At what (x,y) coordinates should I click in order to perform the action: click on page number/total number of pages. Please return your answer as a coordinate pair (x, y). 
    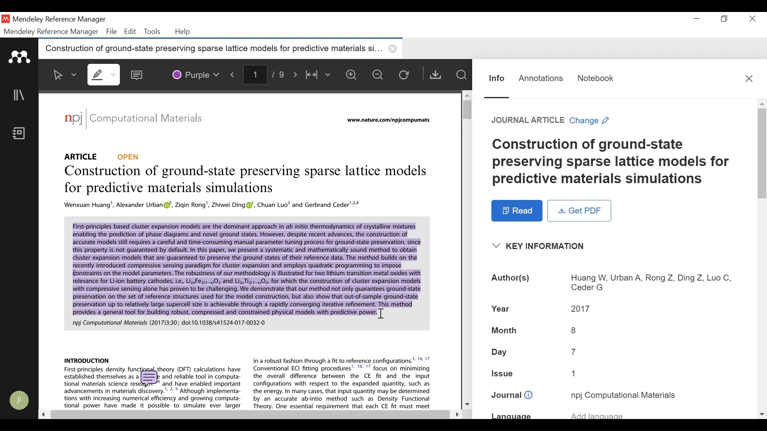
    Looking at the image, I should click on (267, 74).